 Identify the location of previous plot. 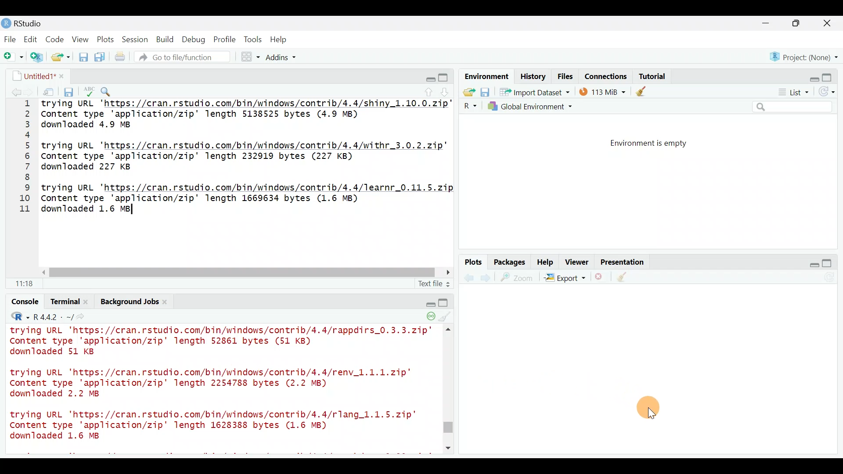
(488, 277).